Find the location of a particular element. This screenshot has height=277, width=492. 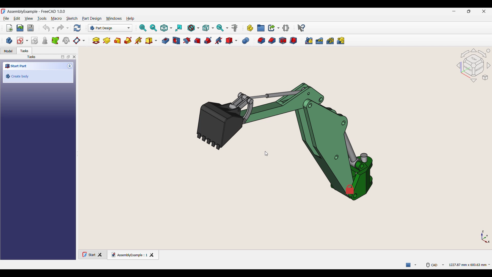

Switch between workbenches is located at coordinates (110, 28).